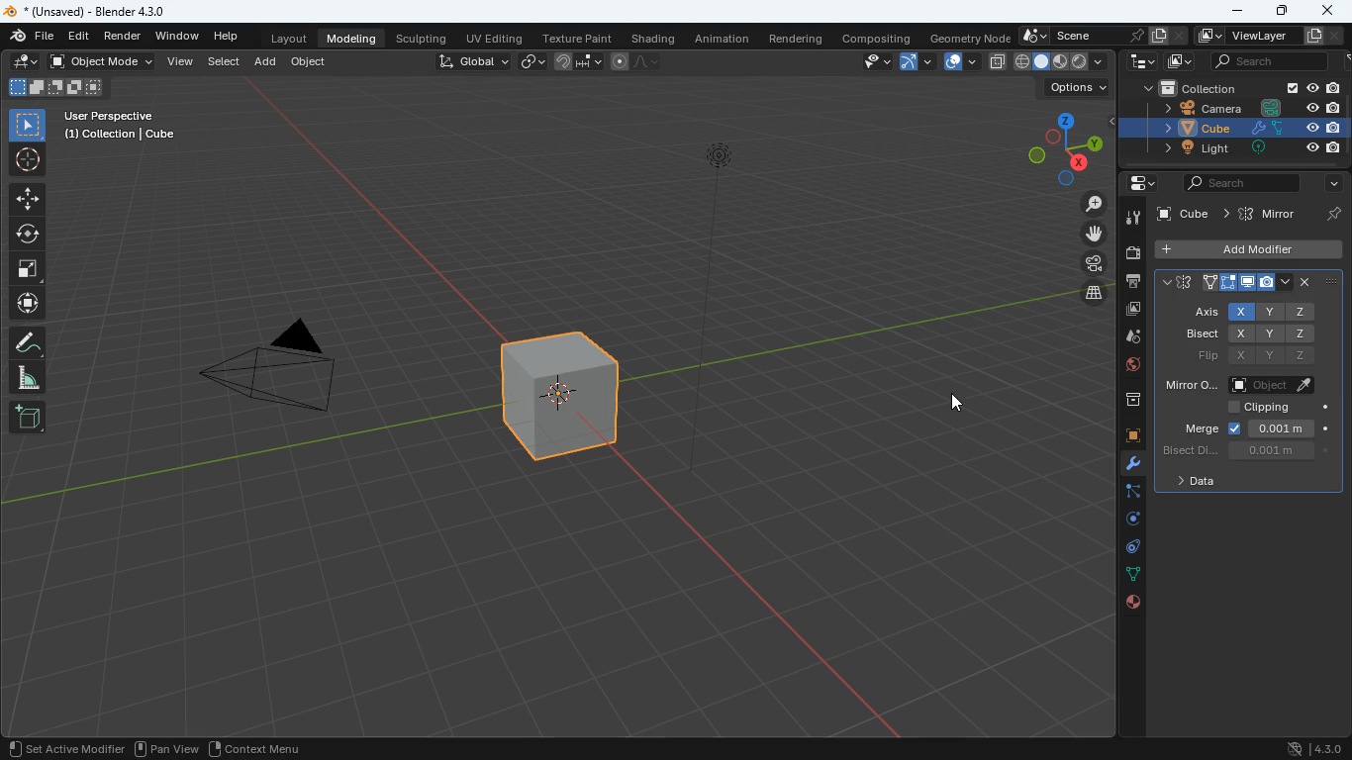  Describe the element at coordinates (23, 271) in the screenshot. I see `fullscreen` at that location.